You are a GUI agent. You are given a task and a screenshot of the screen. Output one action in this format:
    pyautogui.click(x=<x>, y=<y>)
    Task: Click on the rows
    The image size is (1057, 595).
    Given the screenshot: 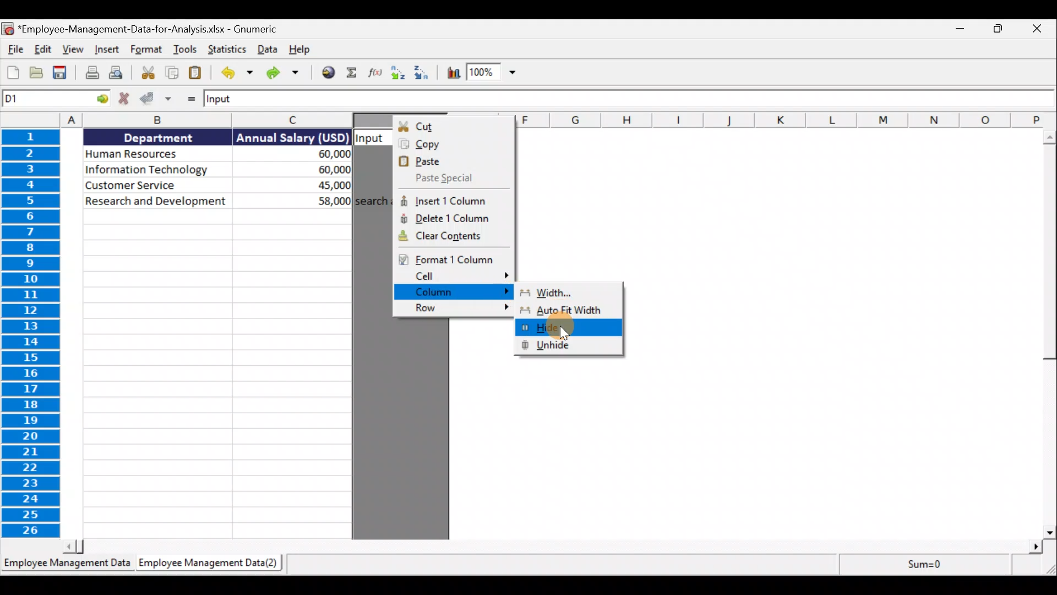 What is the action you would take?
    pyautogui.click(x=29, y=333)
    